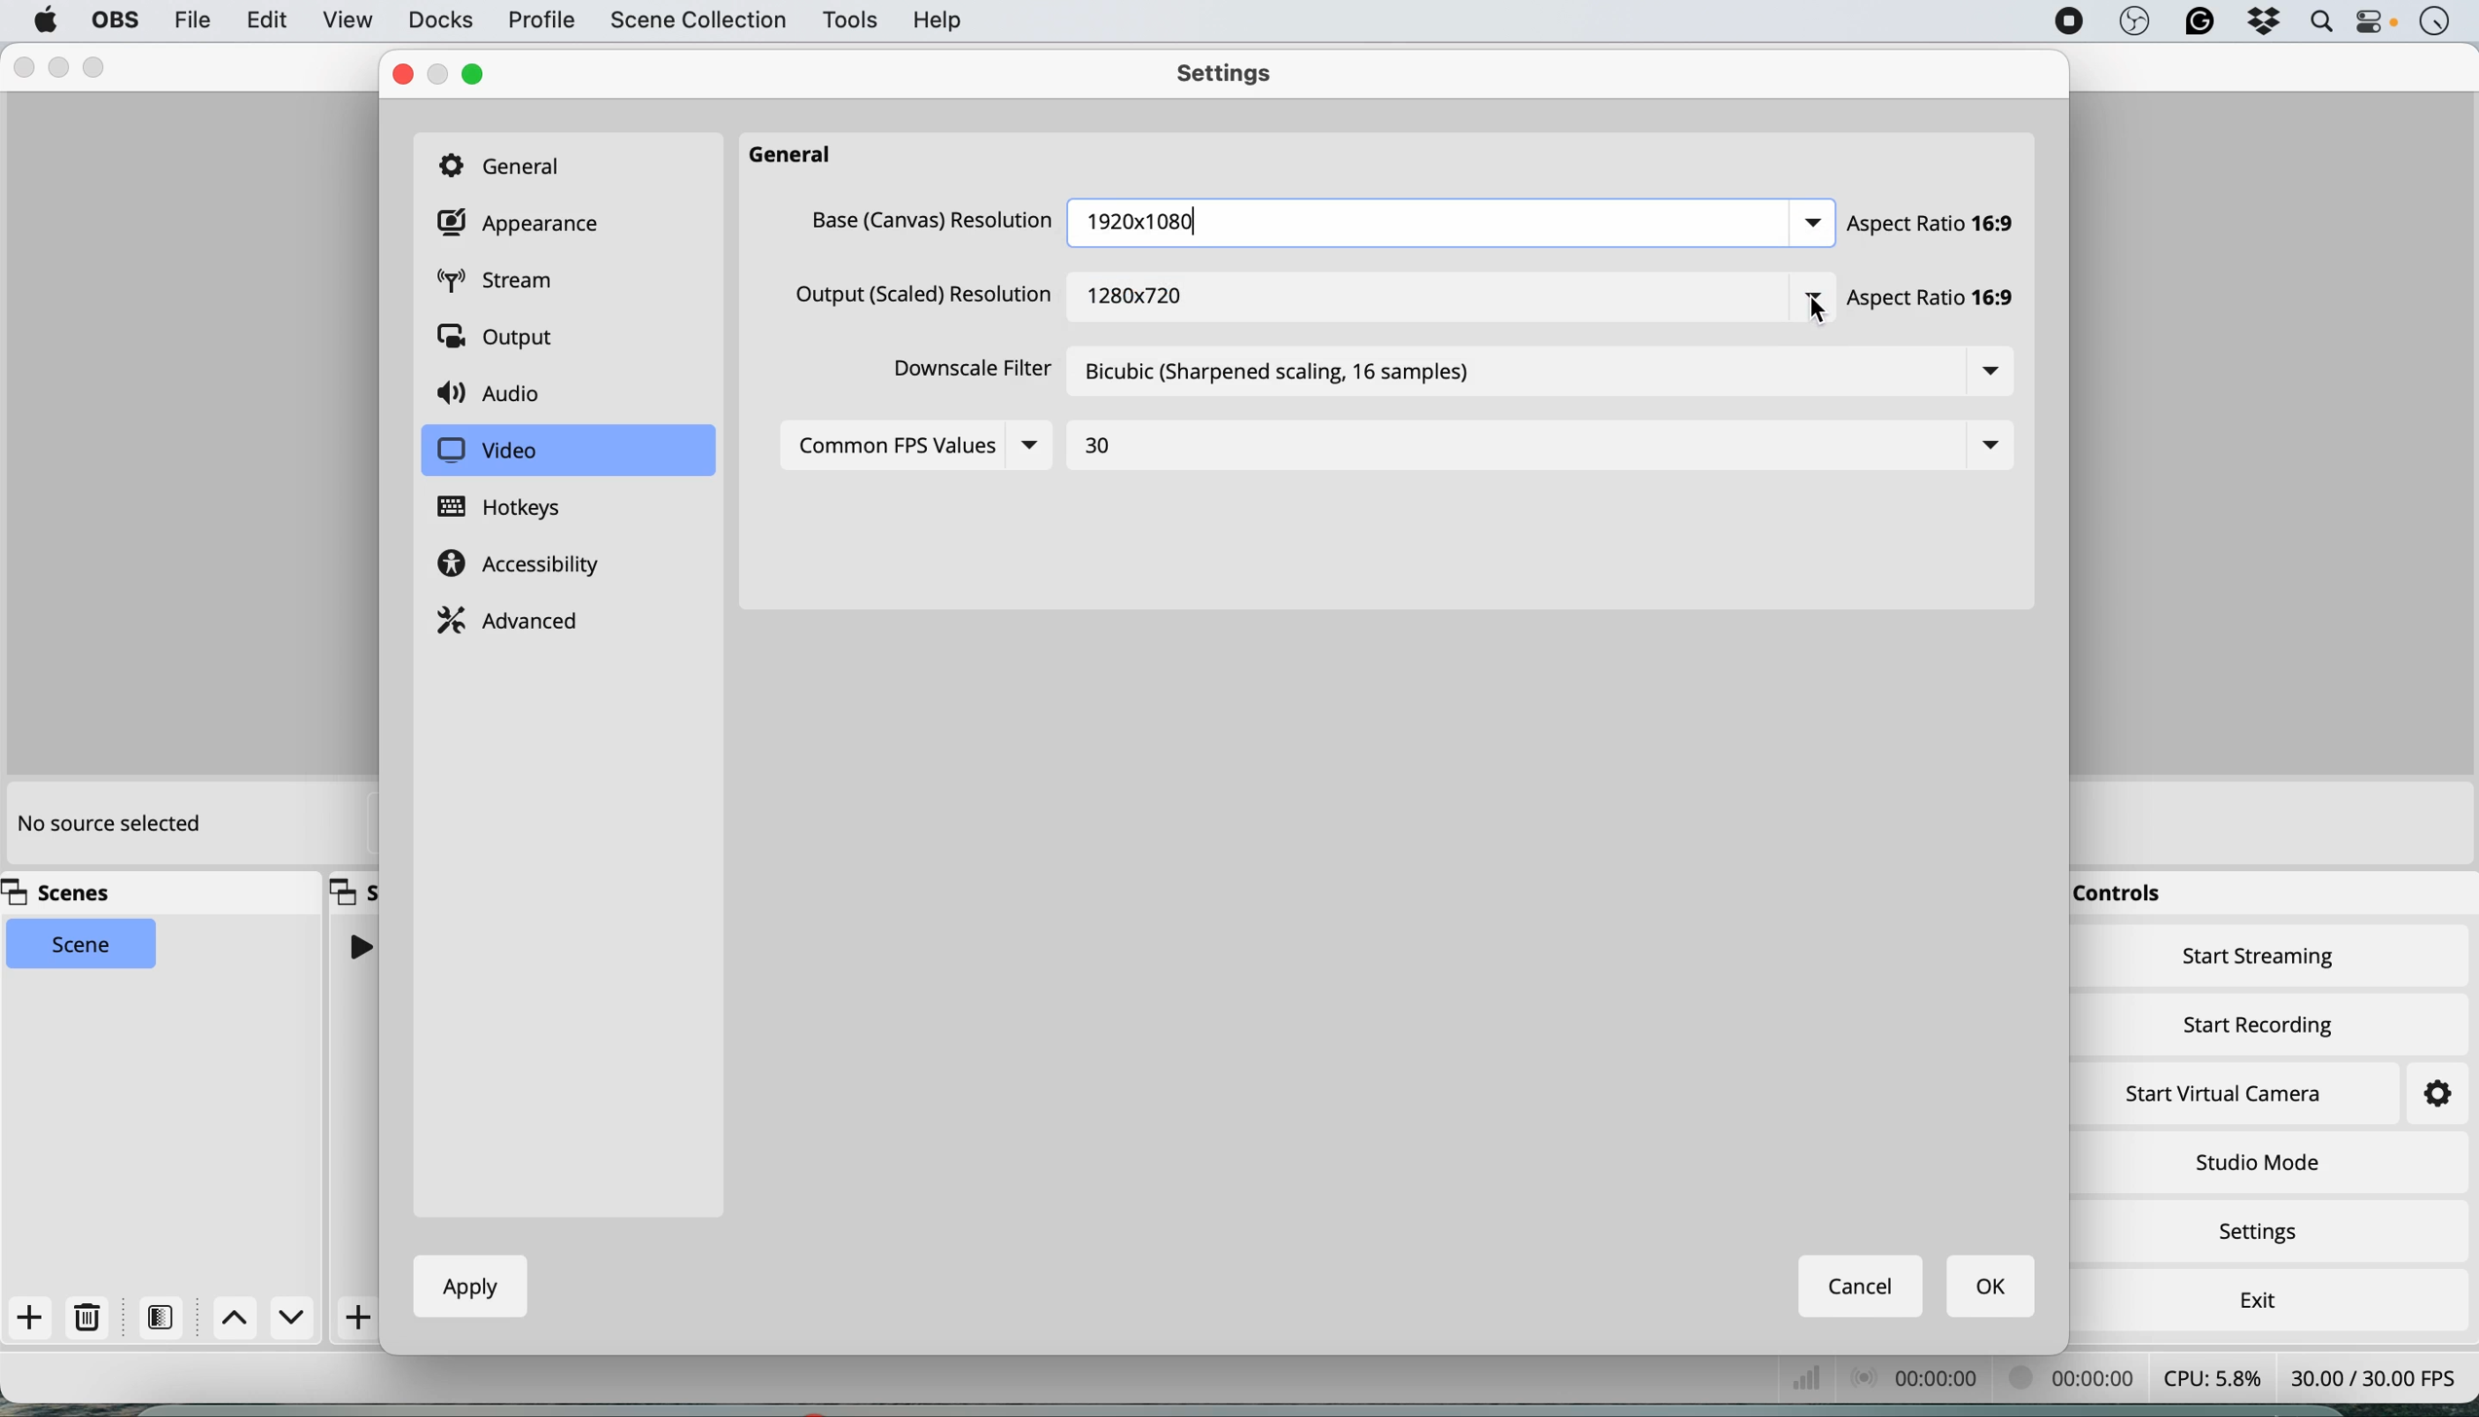 The image size is (2479, 1417). I want to click on stream, so click(510, 283).